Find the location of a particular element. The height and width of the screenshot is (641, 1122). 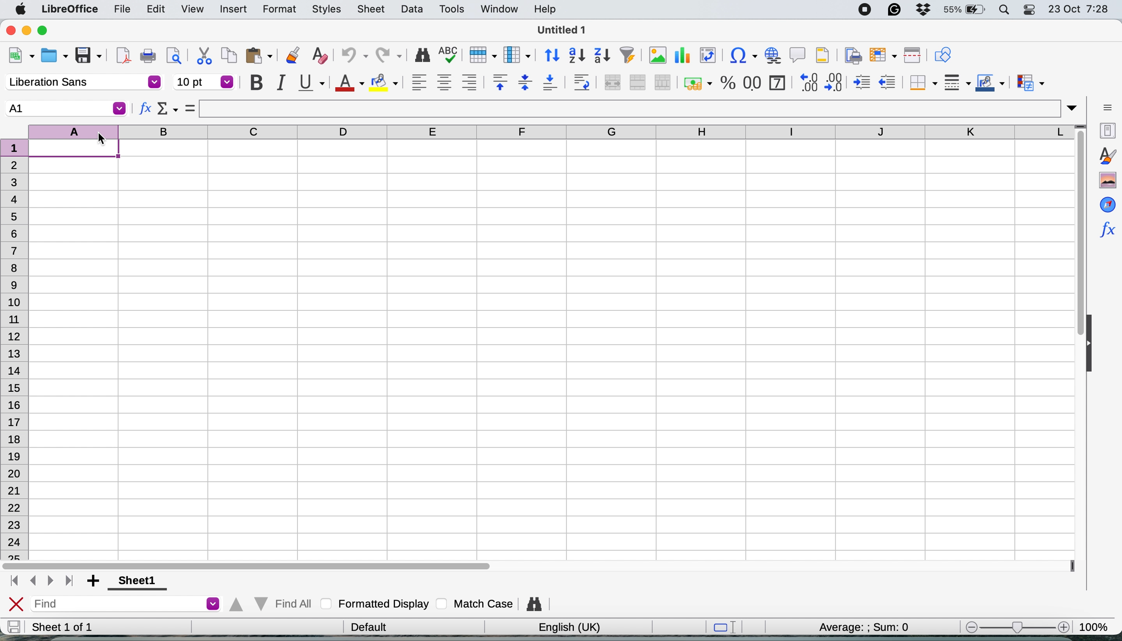

edit is located at coordinates (156, 10).